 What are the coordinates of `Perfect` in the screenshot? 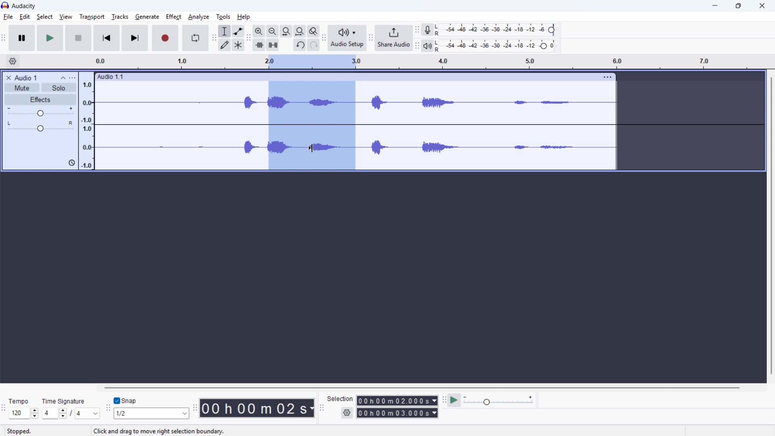 It's located at (173, 16).